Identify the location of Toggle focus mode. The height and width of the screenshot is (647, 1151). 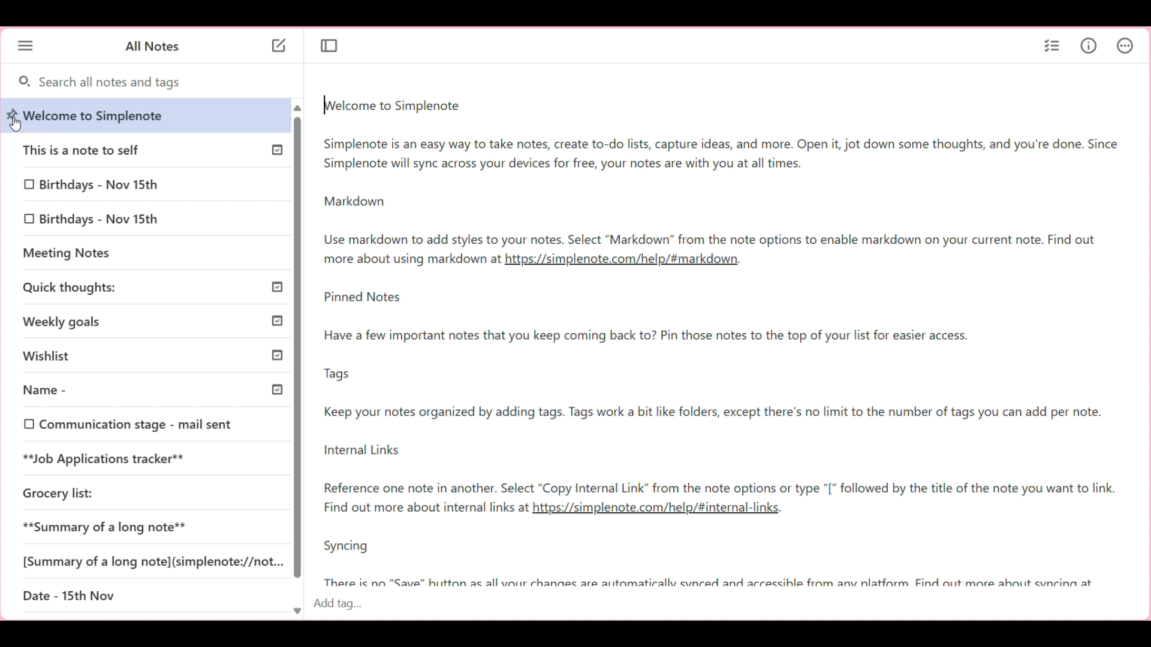
(329, 46).